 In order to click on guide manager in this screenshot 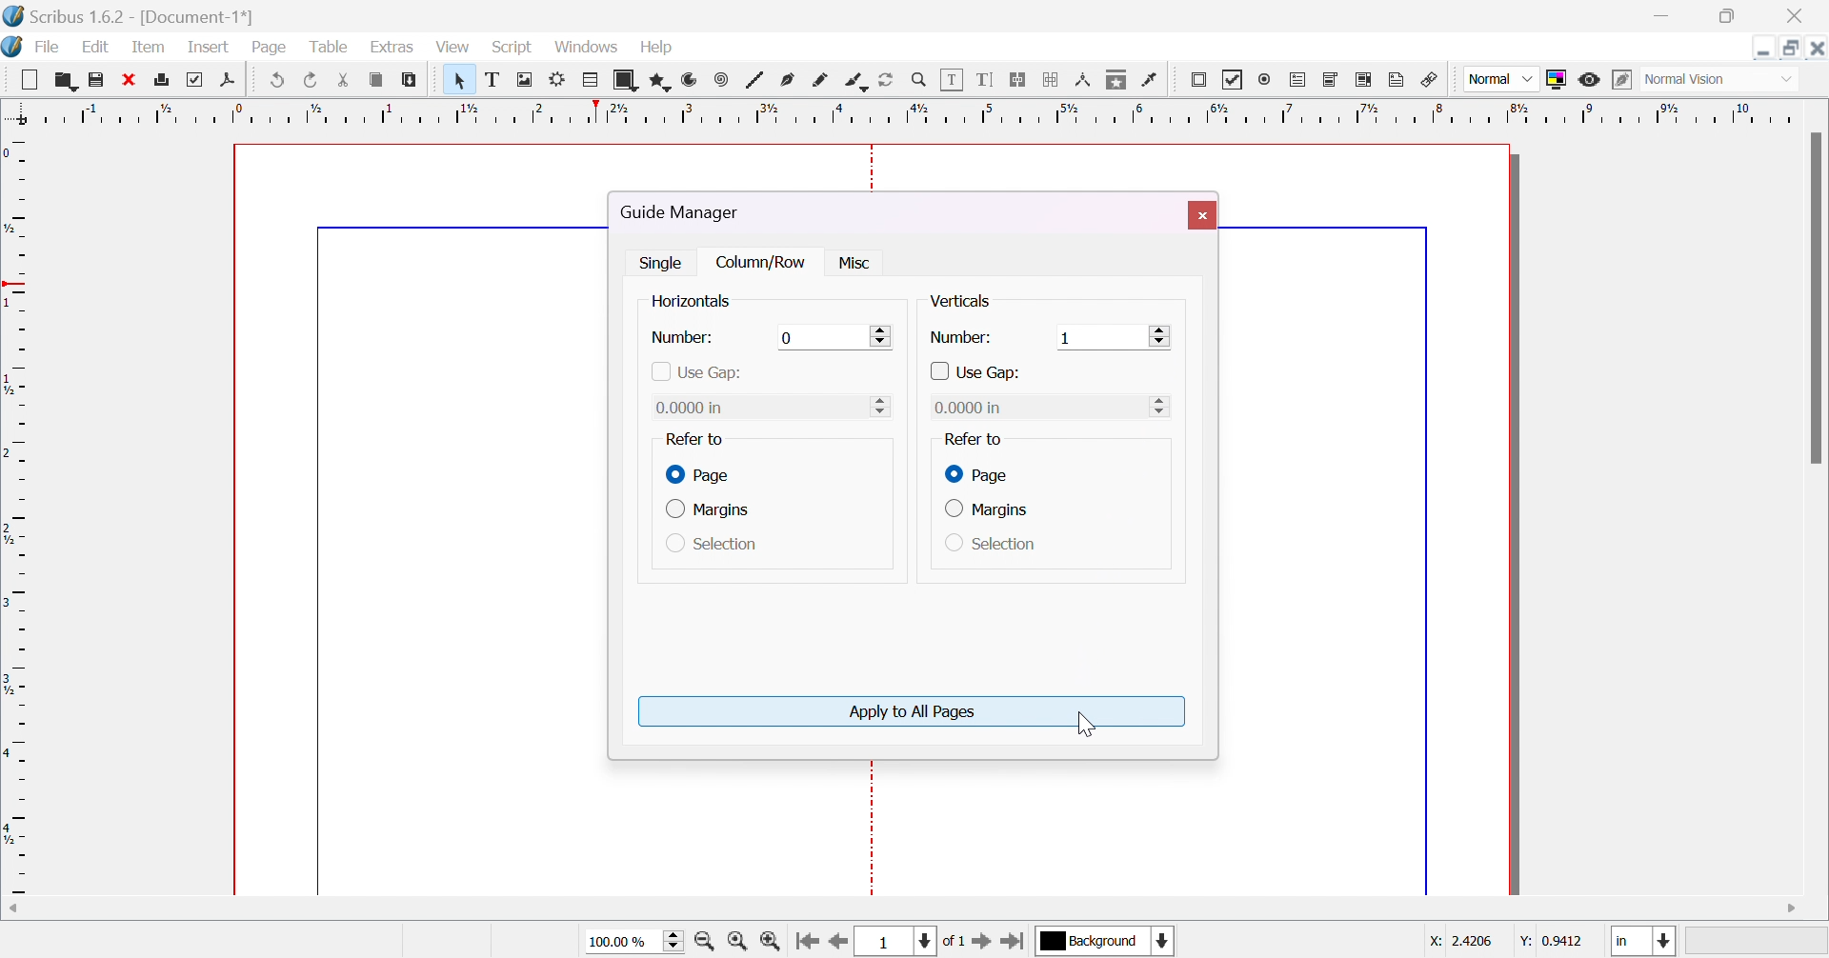, I will do `click(687, 212)`.